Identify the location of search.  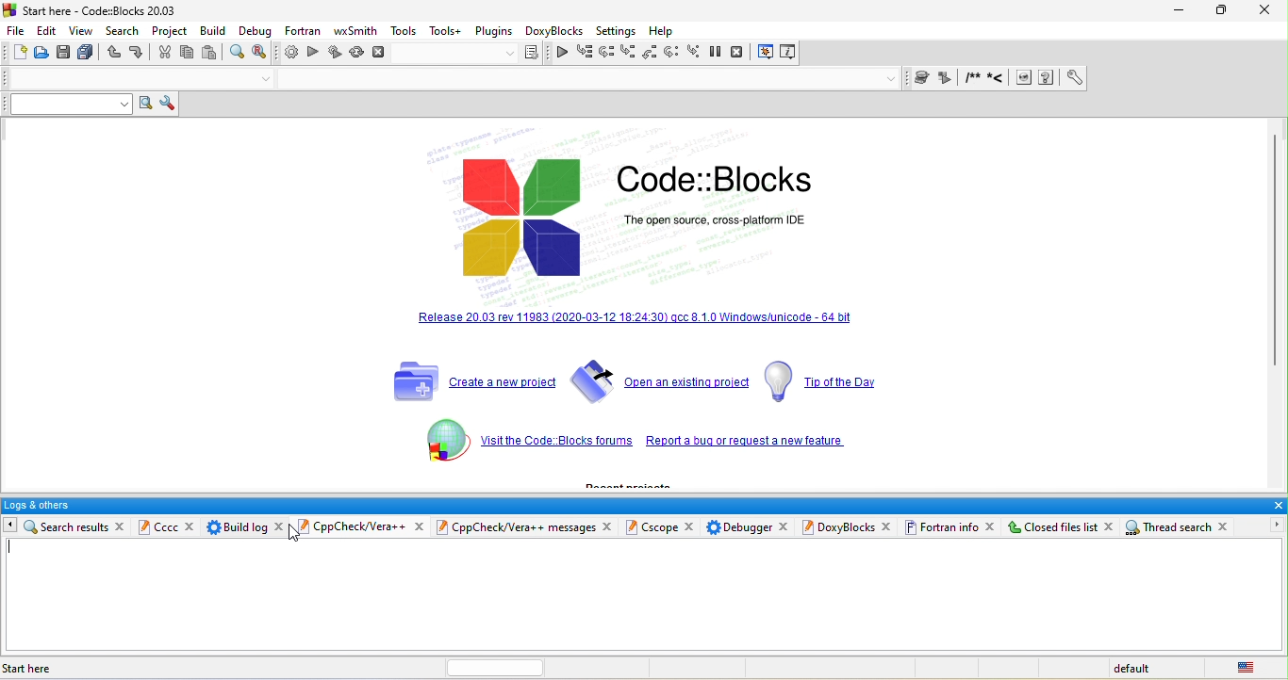
(125, 32).